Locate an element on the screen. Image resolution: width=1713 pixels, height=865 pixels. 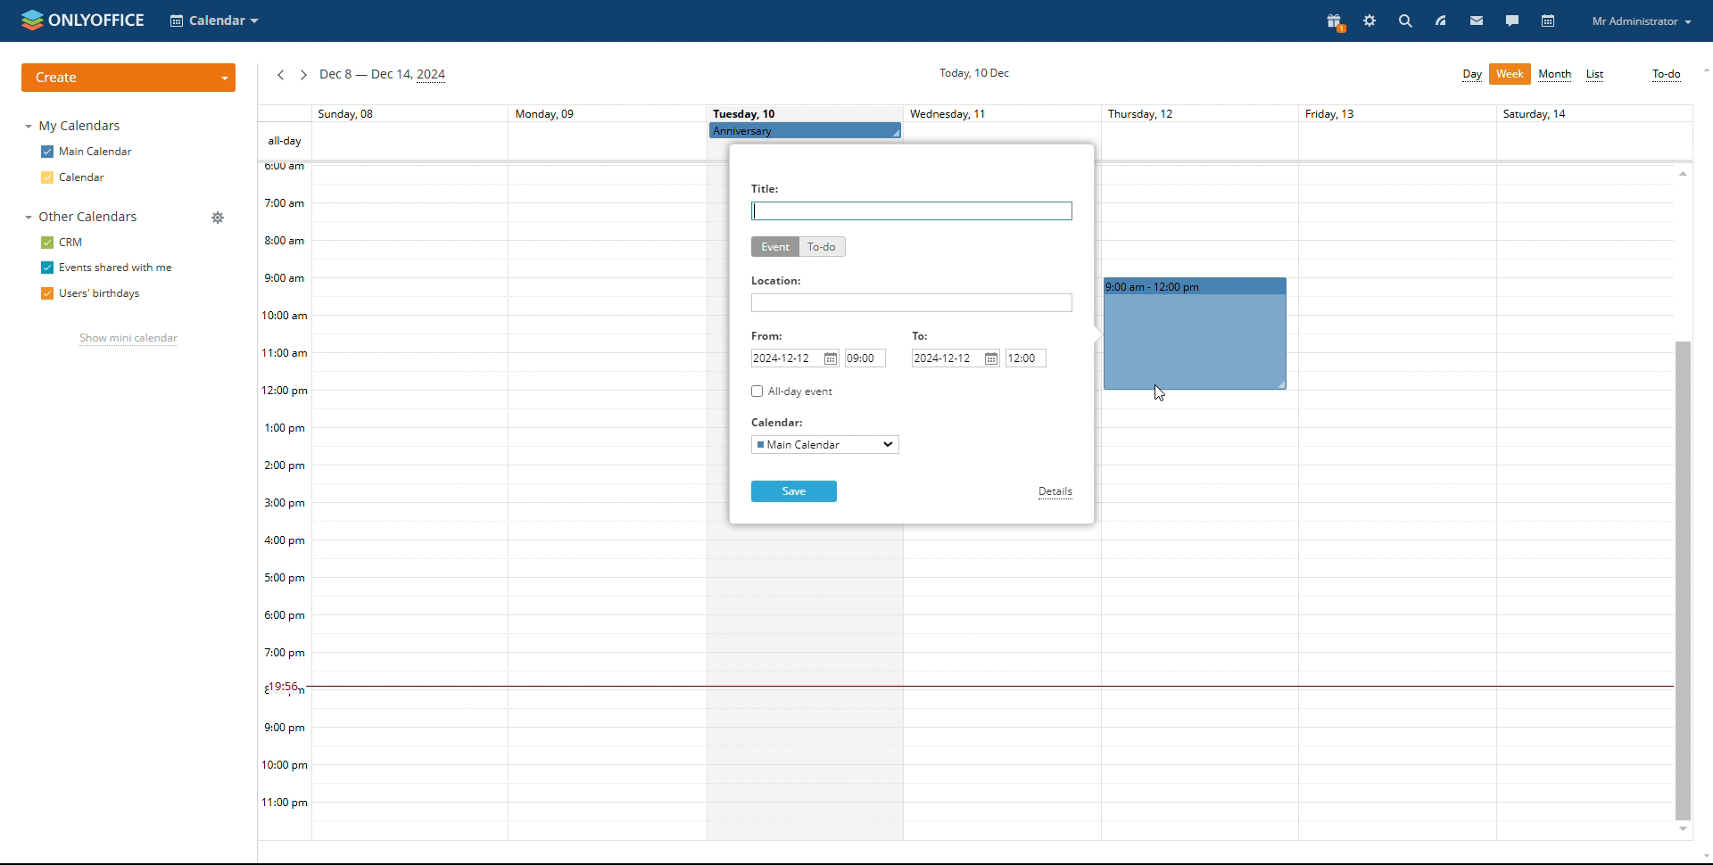
scroll down is located at coordinates (1683, 831).